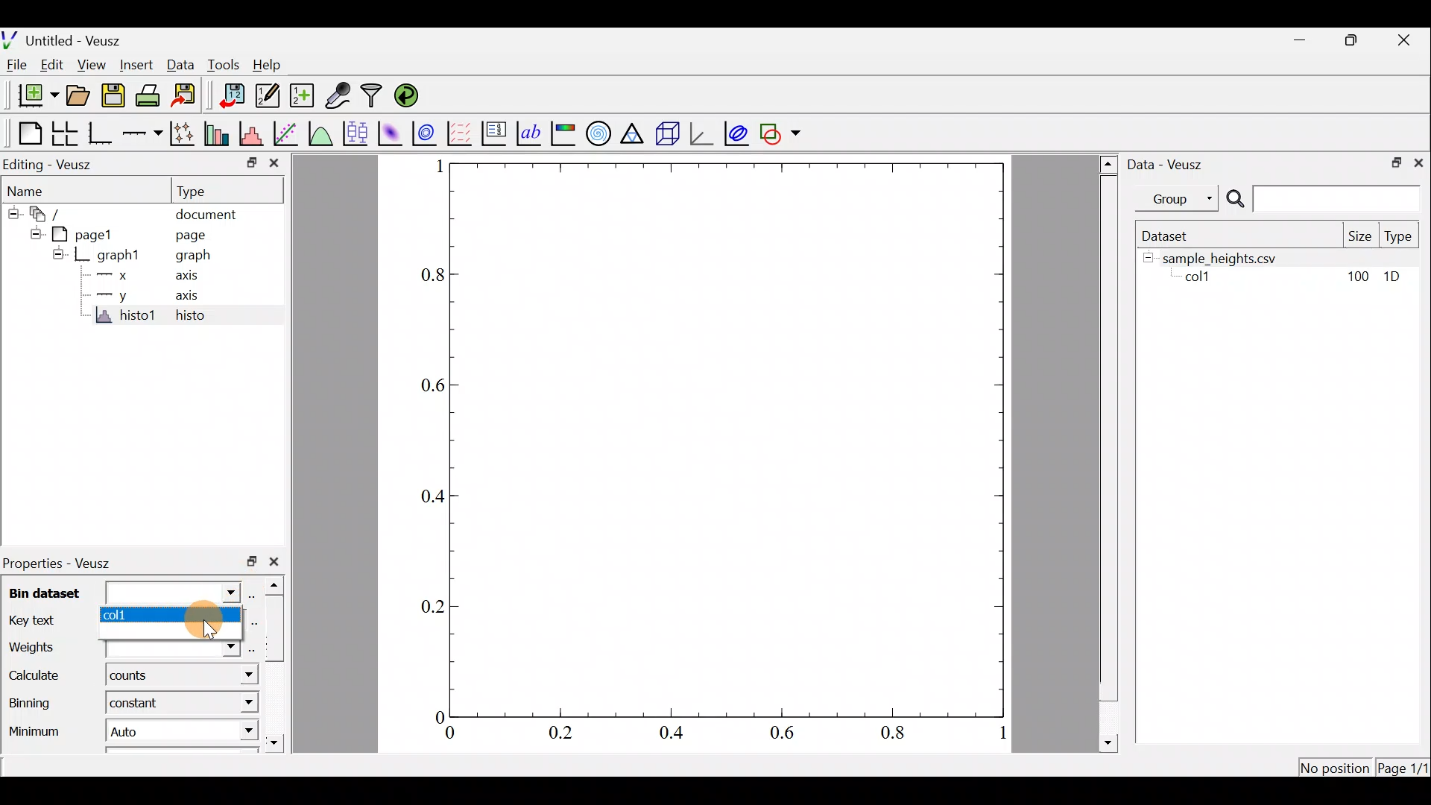 The height and width of the screenshot is (805, 1431). I want to click on close, so click(1421, 162).